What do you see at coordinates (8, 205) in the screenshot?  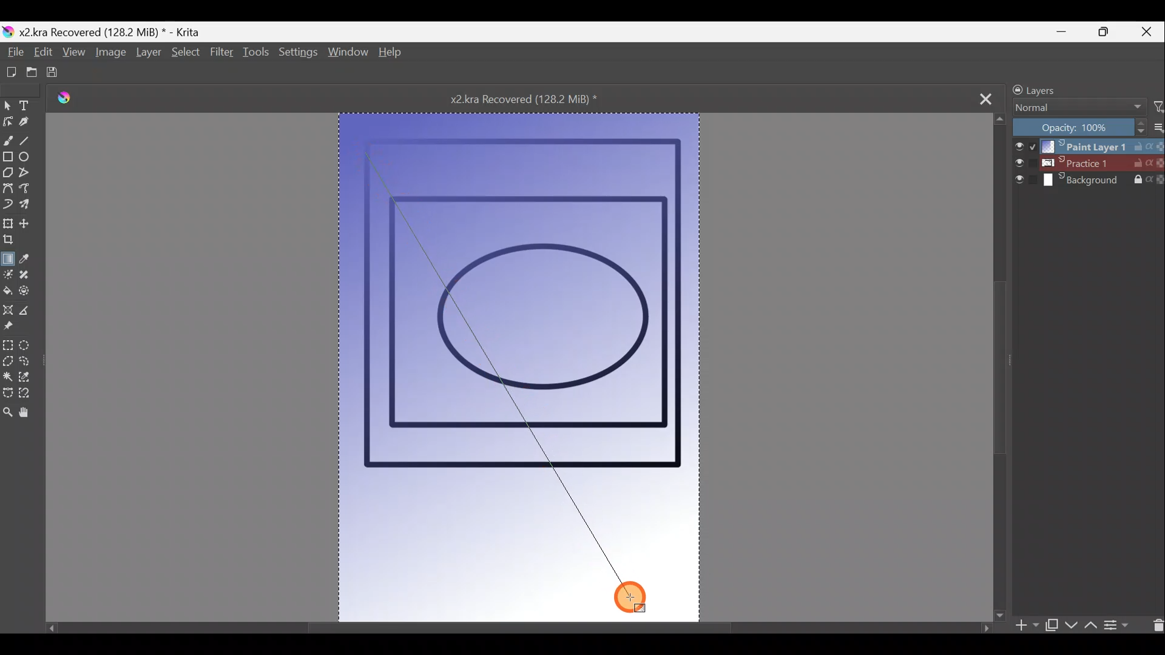 I see `Dynamic brush tool` at bounding box center [8, 205].